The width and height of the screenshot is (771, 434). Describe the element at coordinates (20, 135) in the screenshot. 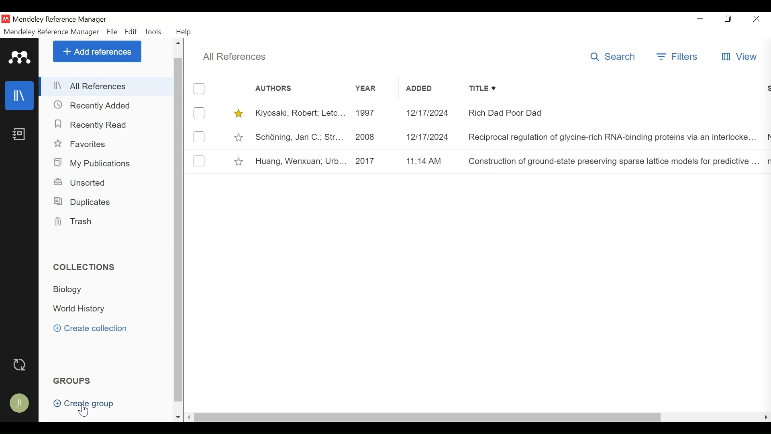

I see `Notebook` at that location.